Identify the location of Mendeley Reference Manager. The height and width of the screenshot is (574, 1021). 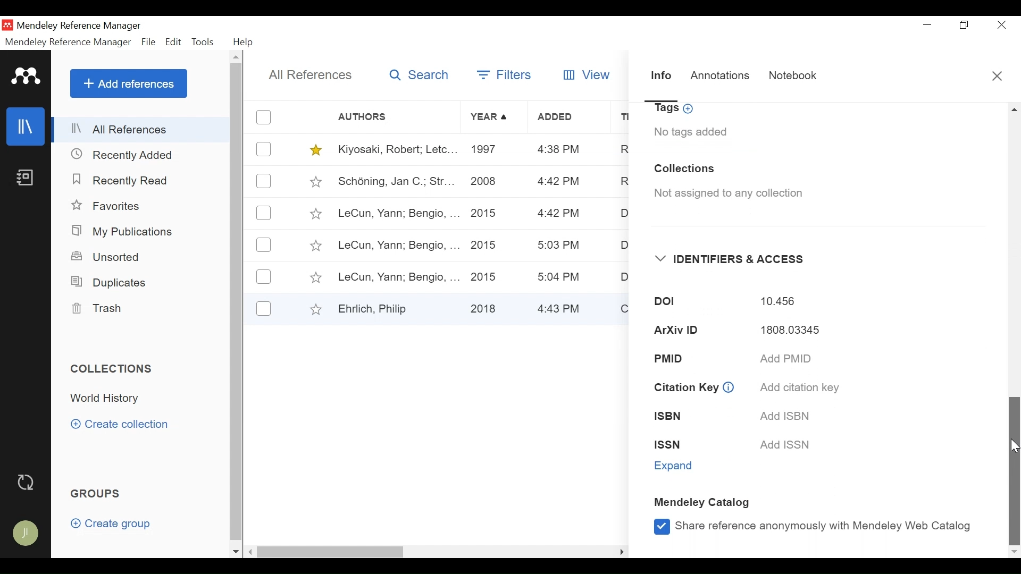
(69, 42).